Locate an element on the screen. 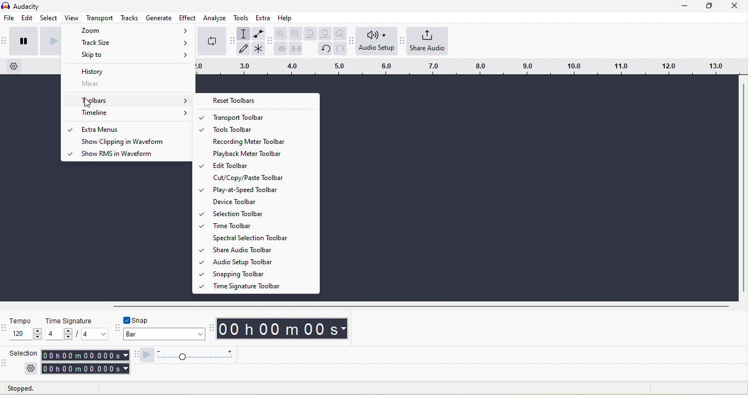 The height and width of the screenshot is (395, 748). show RMS in waveform is located at coordinates (131, 155).